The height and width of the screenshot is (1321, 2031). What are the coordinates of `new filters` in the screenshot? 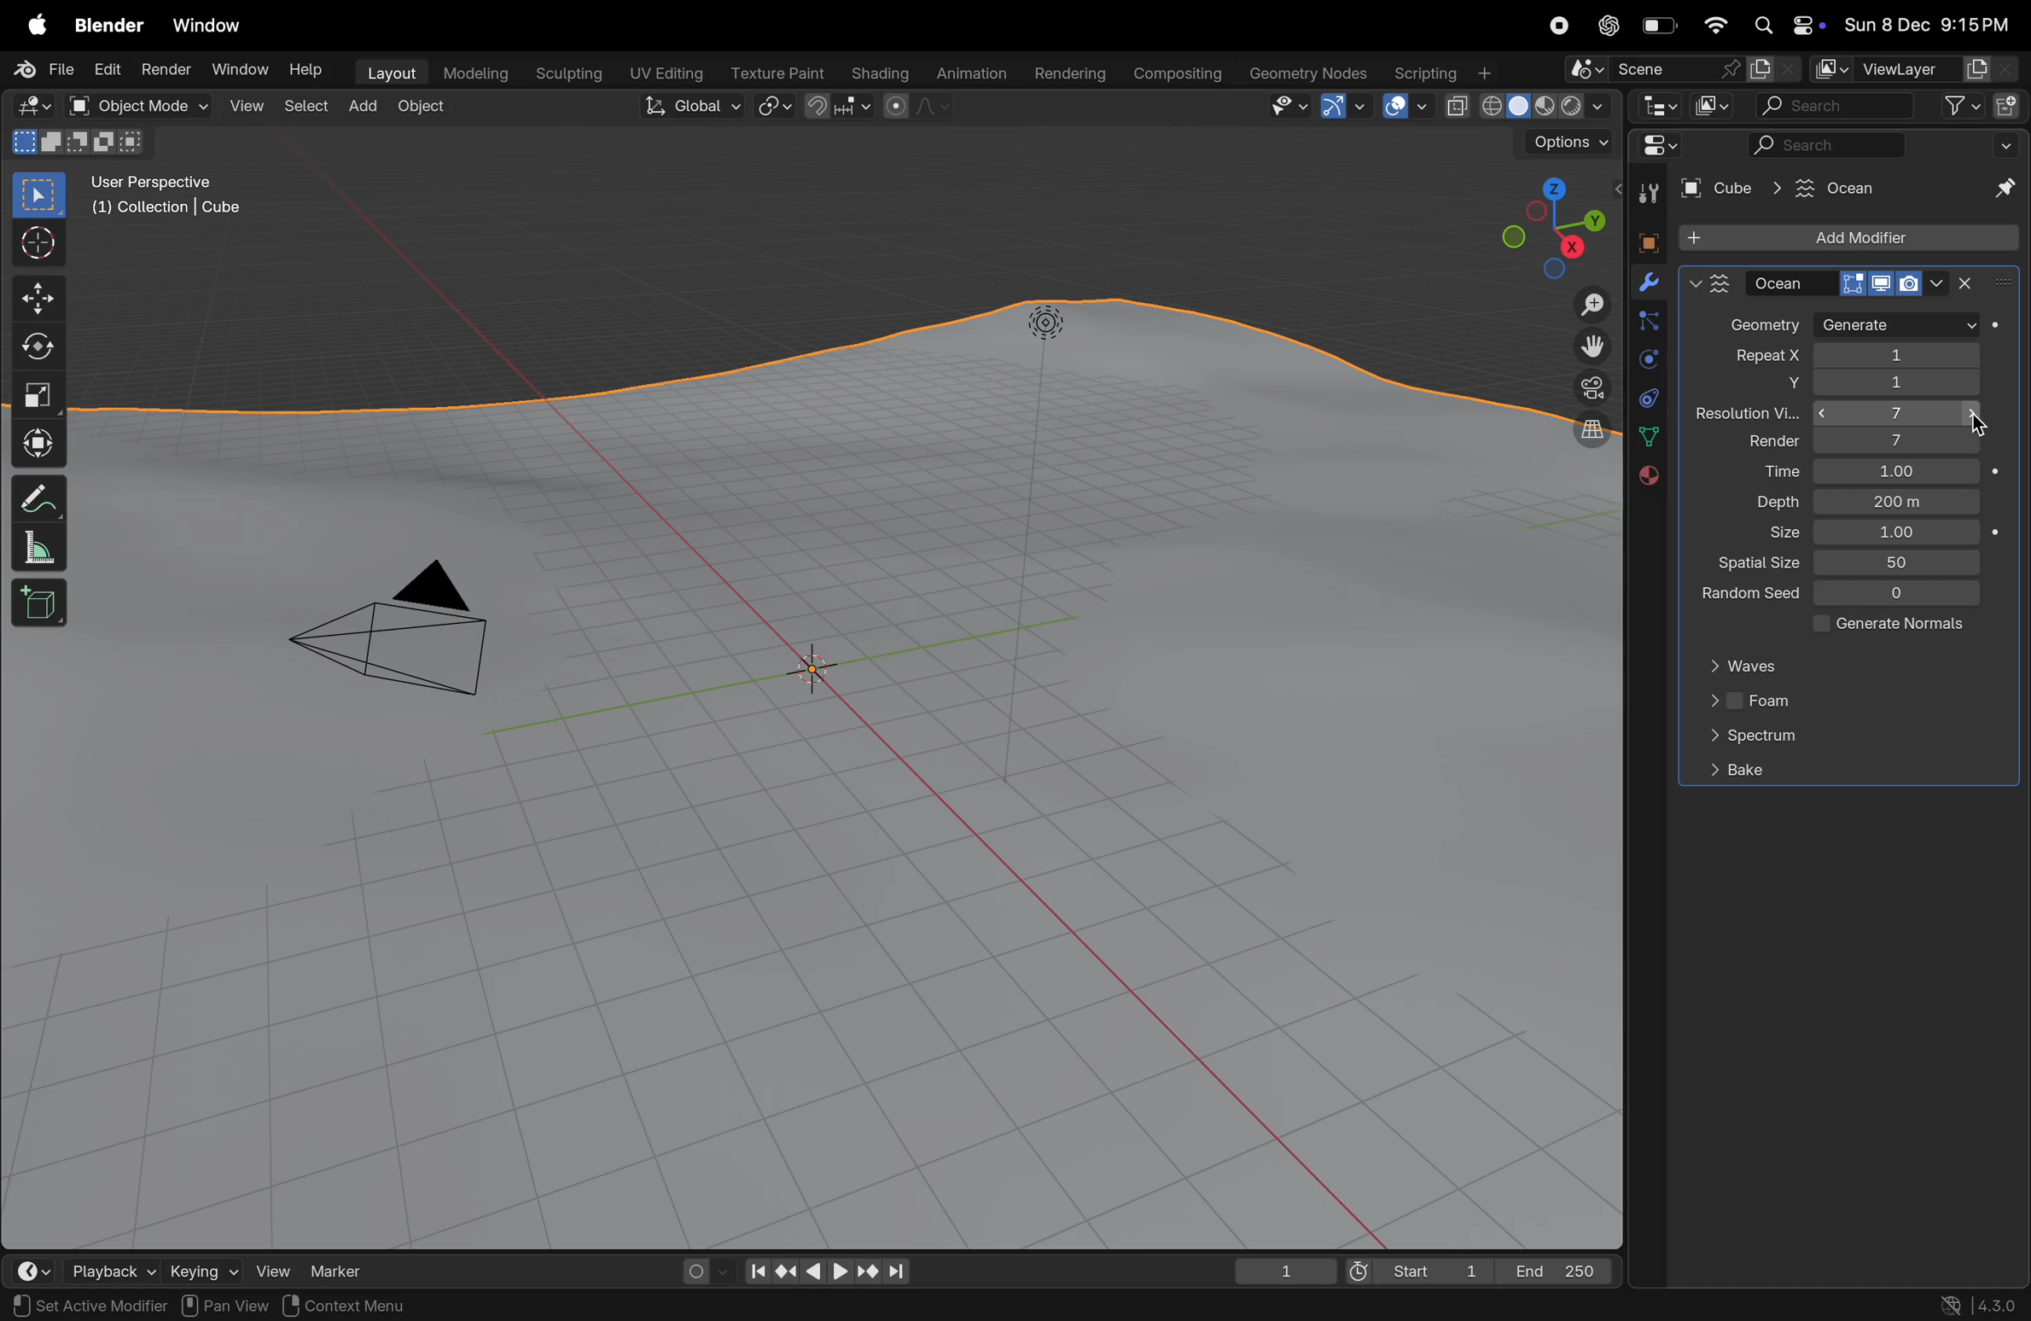 It's located at (1952, 107).